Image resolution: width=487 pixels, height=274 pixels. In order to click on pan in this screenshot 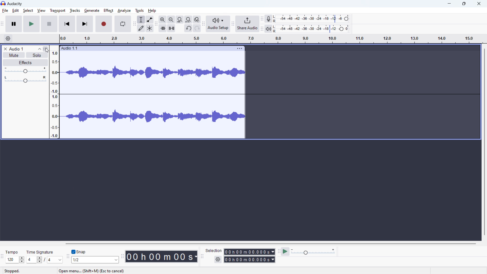, I will do `click(25, 79)`.